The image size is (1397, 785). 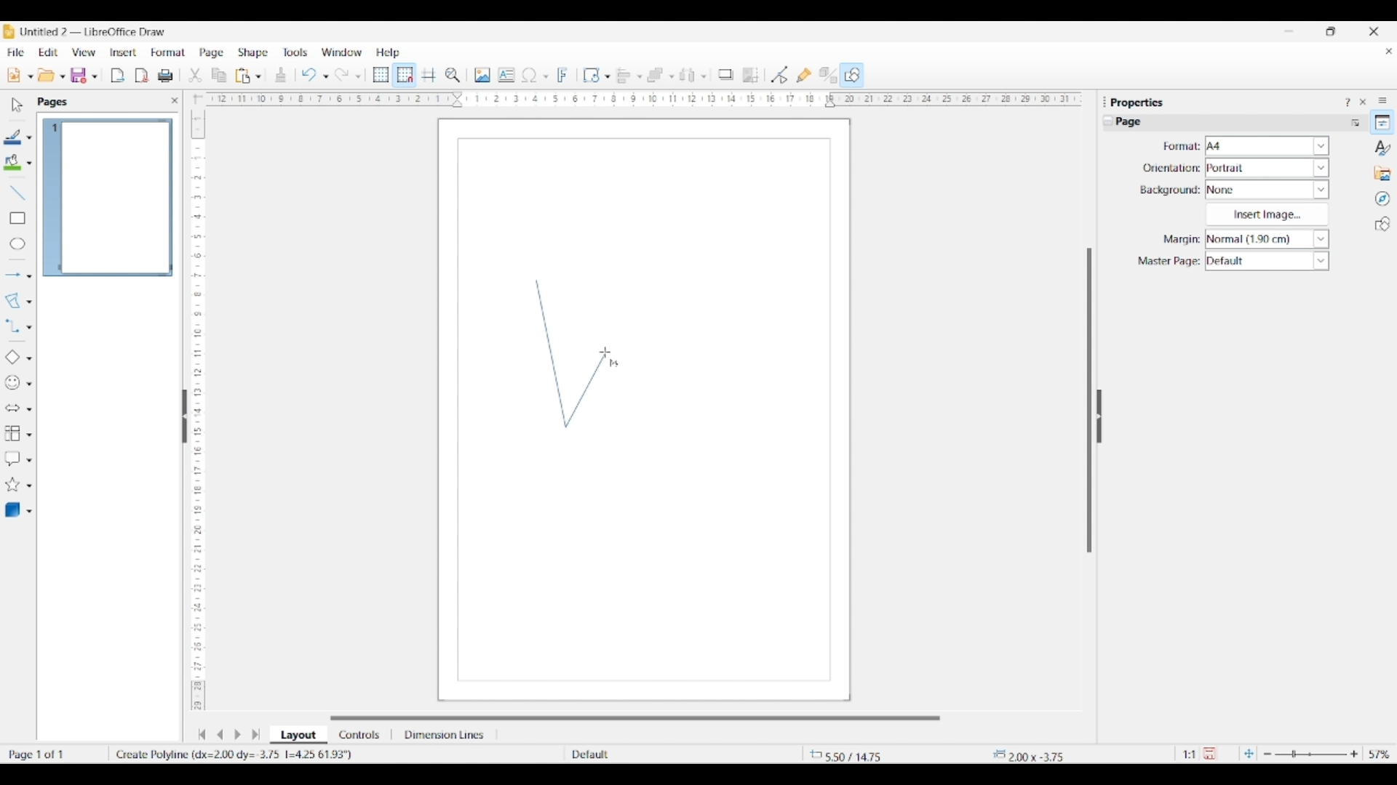 What do you see at coordinates (1267, 190) in the screenshot?
I see `Background options` at bounding box center [1267, 190].